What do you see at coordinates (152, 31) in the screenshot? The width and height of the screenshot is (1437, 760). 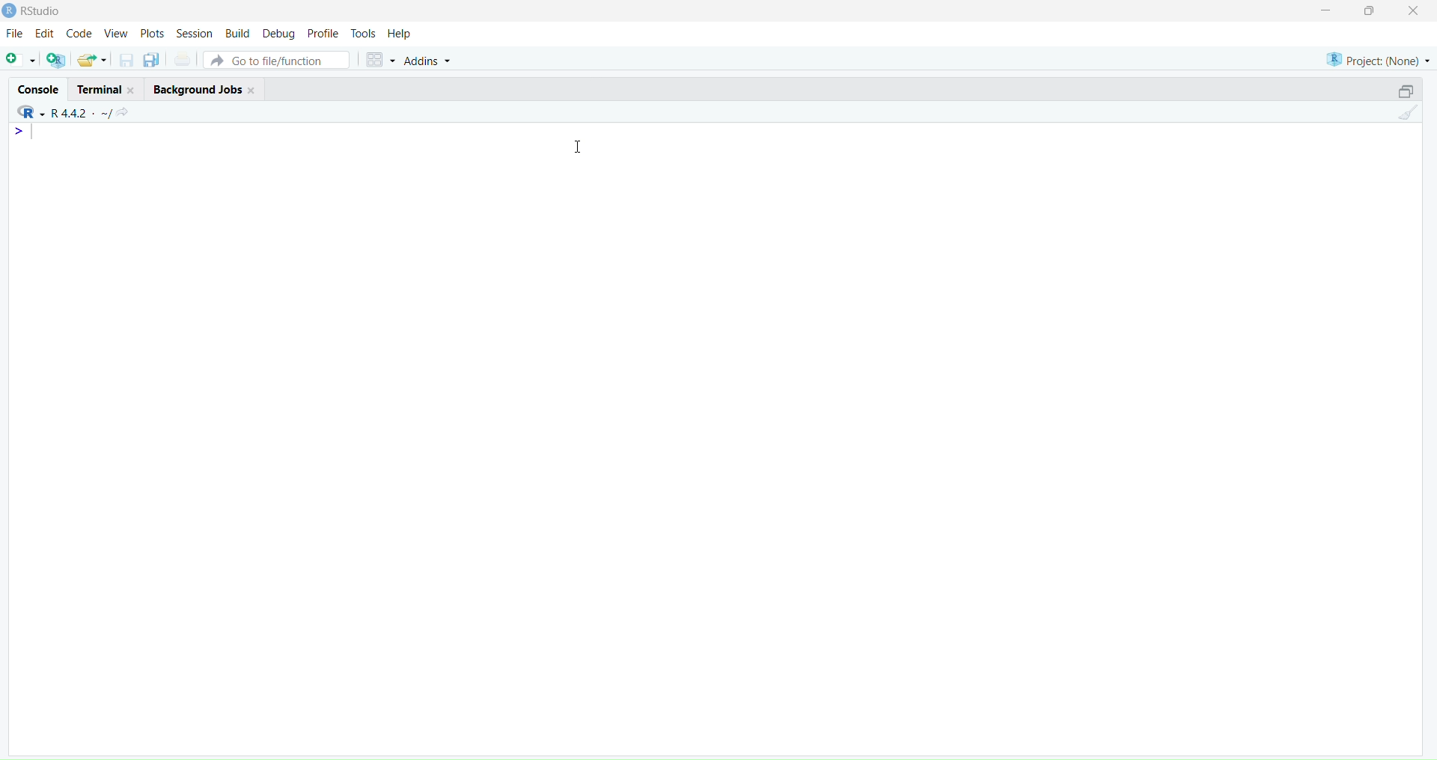 I see `Plots` at bounding box center [152, 31].